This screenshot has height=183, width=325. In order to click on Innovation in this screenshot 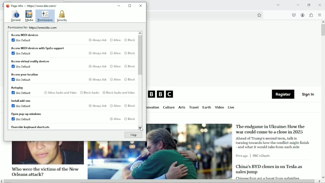, I will do `click(153, 108)`.